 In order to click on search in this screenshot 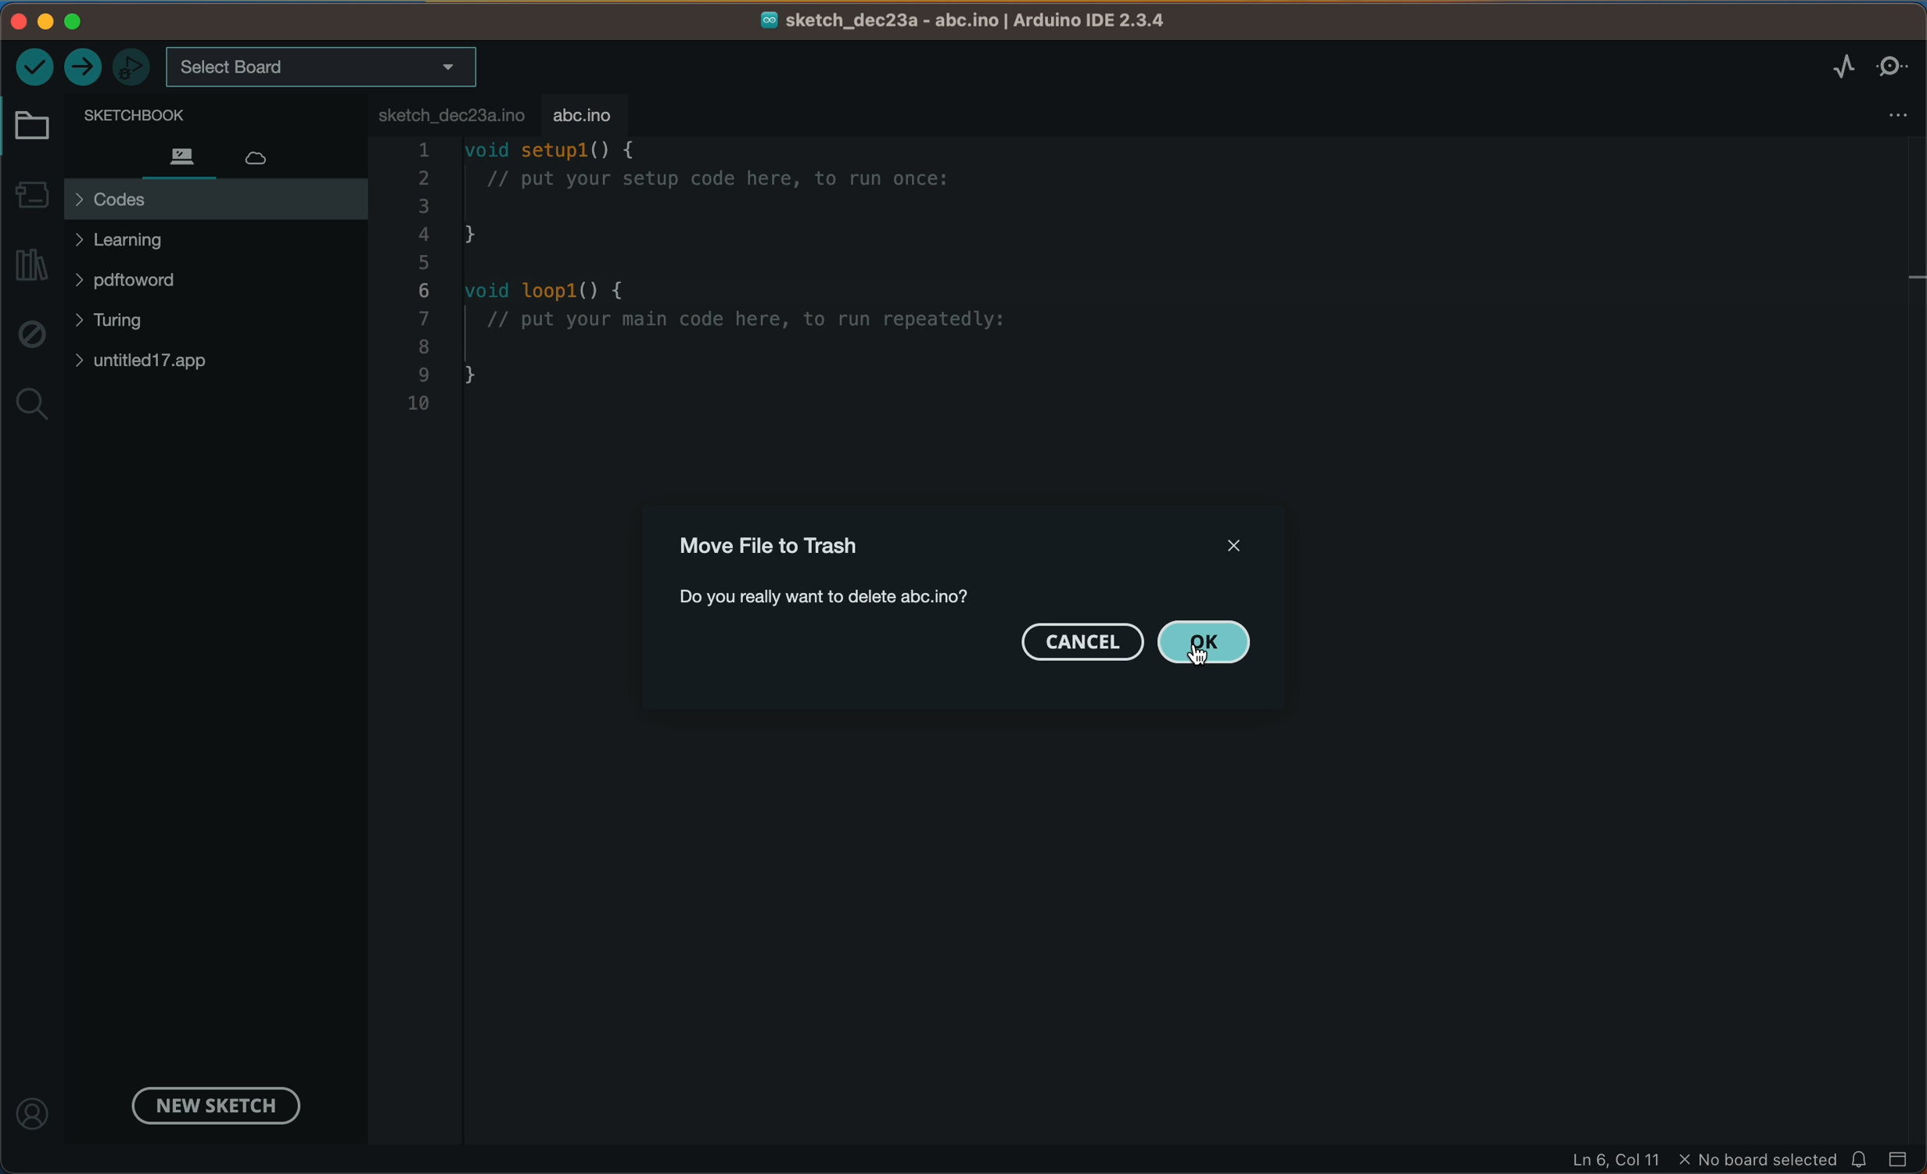, I will do `click(29, 400)`.